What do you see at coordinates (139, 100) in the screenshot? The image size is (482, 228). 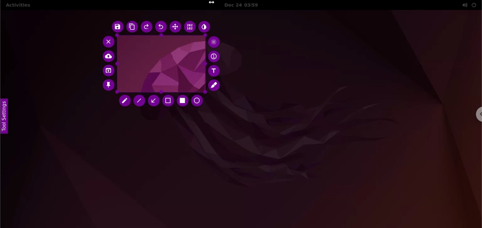 I see `line` at bounding box center [139, 100].